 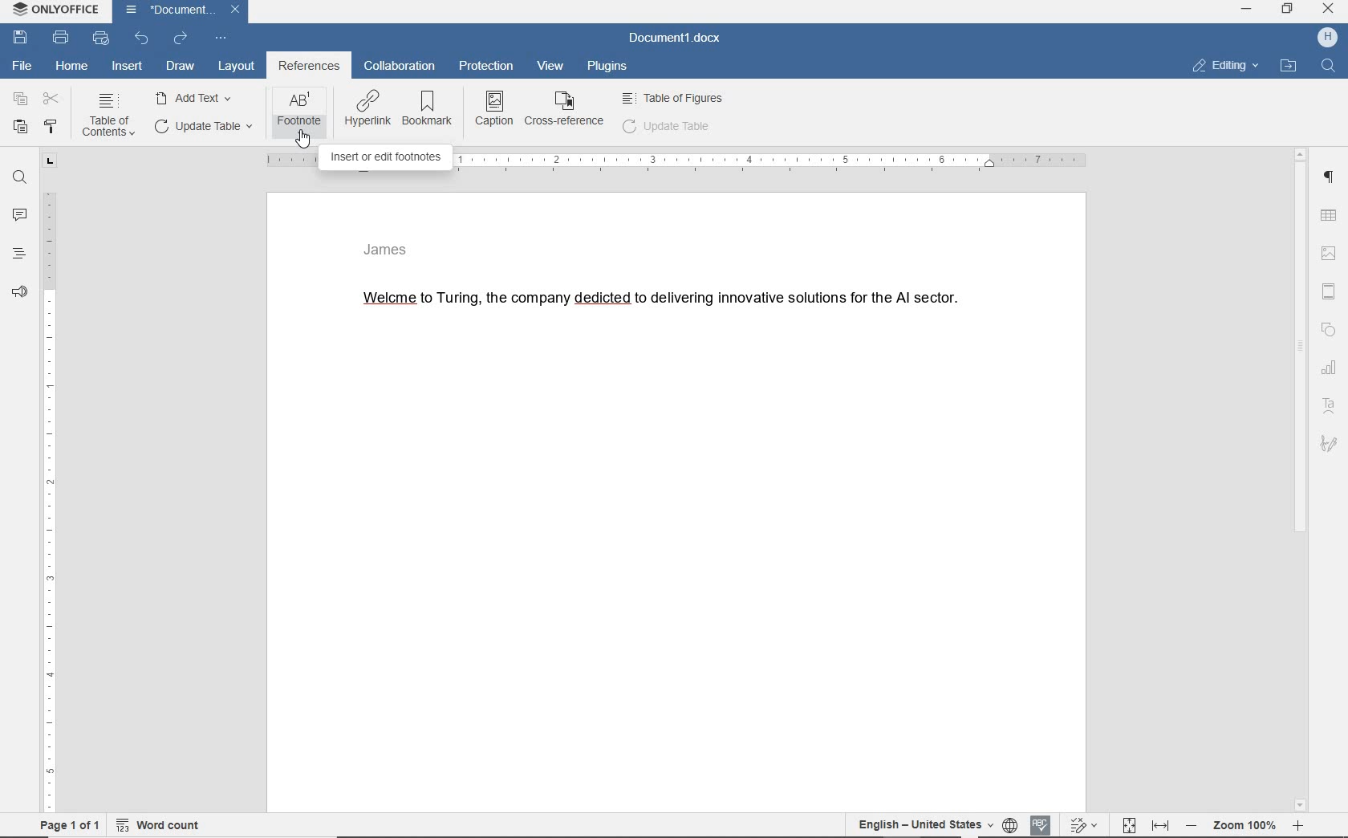 What do you see at coordinates (201, 127) in the screenshot?
I see `update table` at bounding box center [201, 127].